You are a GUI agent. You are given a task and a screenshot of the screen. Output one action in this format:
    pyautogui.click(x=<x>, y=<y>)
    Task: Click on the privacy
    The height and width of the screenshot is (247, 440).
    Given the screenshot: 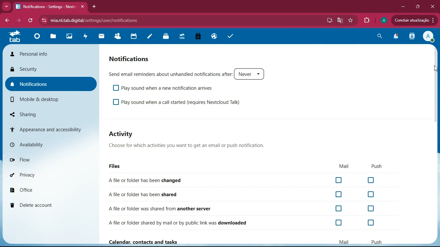 What is the action you would take?
    pyautogui.click(x=52, y=174)
    